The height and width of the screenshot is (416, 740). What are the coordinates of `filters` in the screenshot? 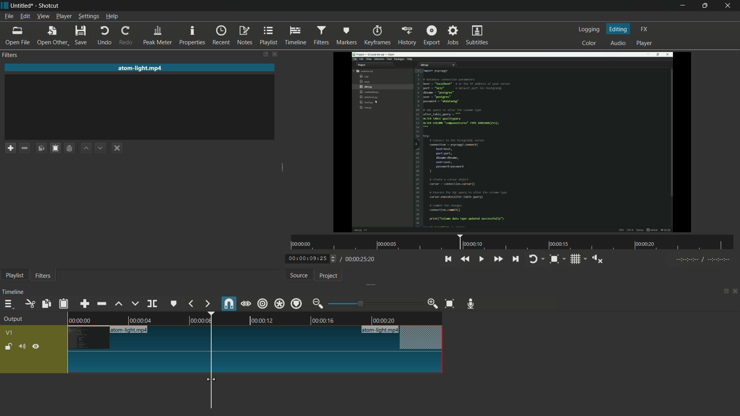 It's located at (43, 276).